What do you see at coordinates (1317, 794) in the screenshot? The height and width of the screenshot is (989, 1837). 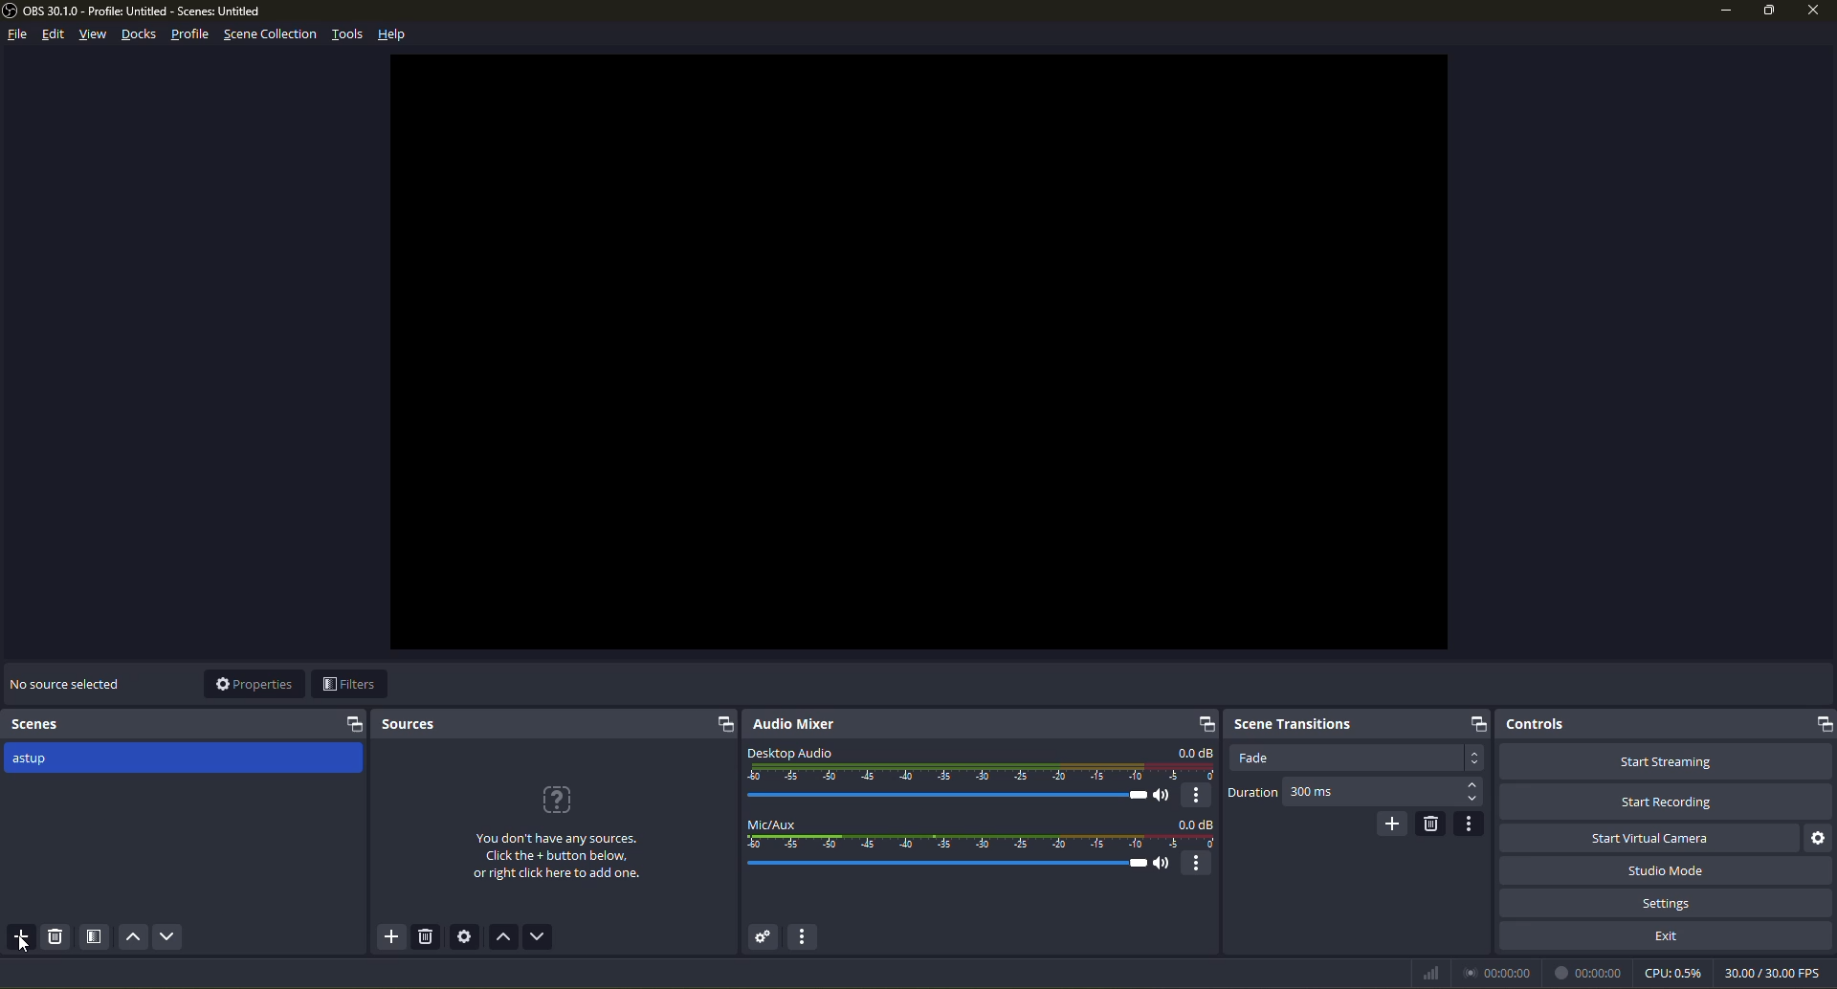 I see `300 ms` at bounding box center [1317, 794].